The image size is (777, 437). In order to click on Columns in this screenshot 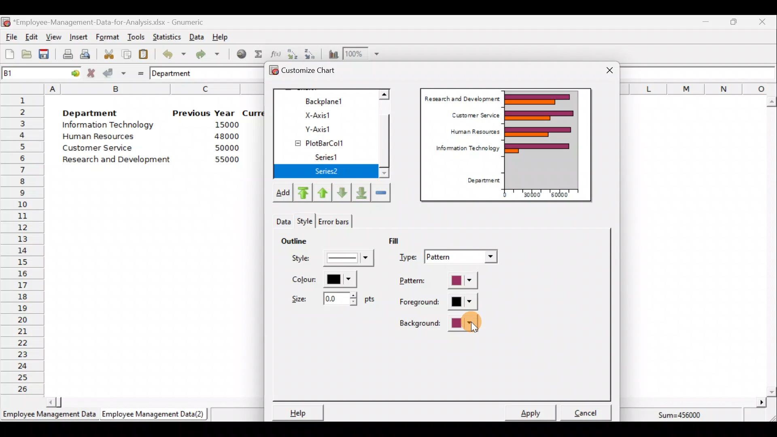, I will do `click(698, 88)`.